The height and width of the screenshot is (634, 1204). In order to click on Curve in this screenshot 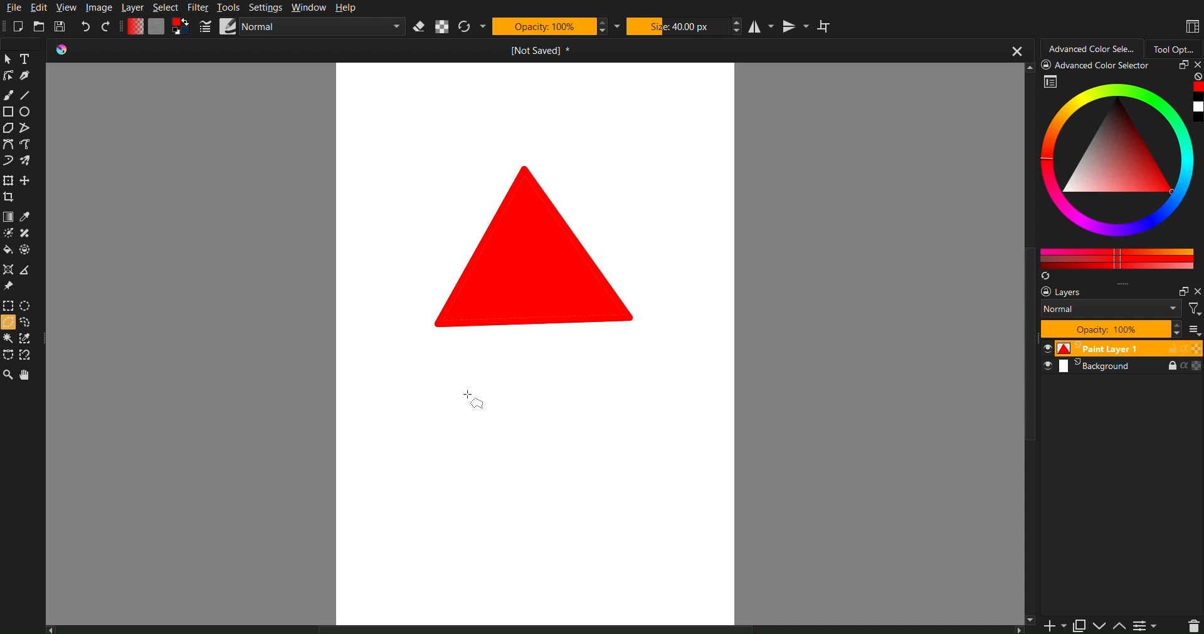, I will do `click(8, 162)`.